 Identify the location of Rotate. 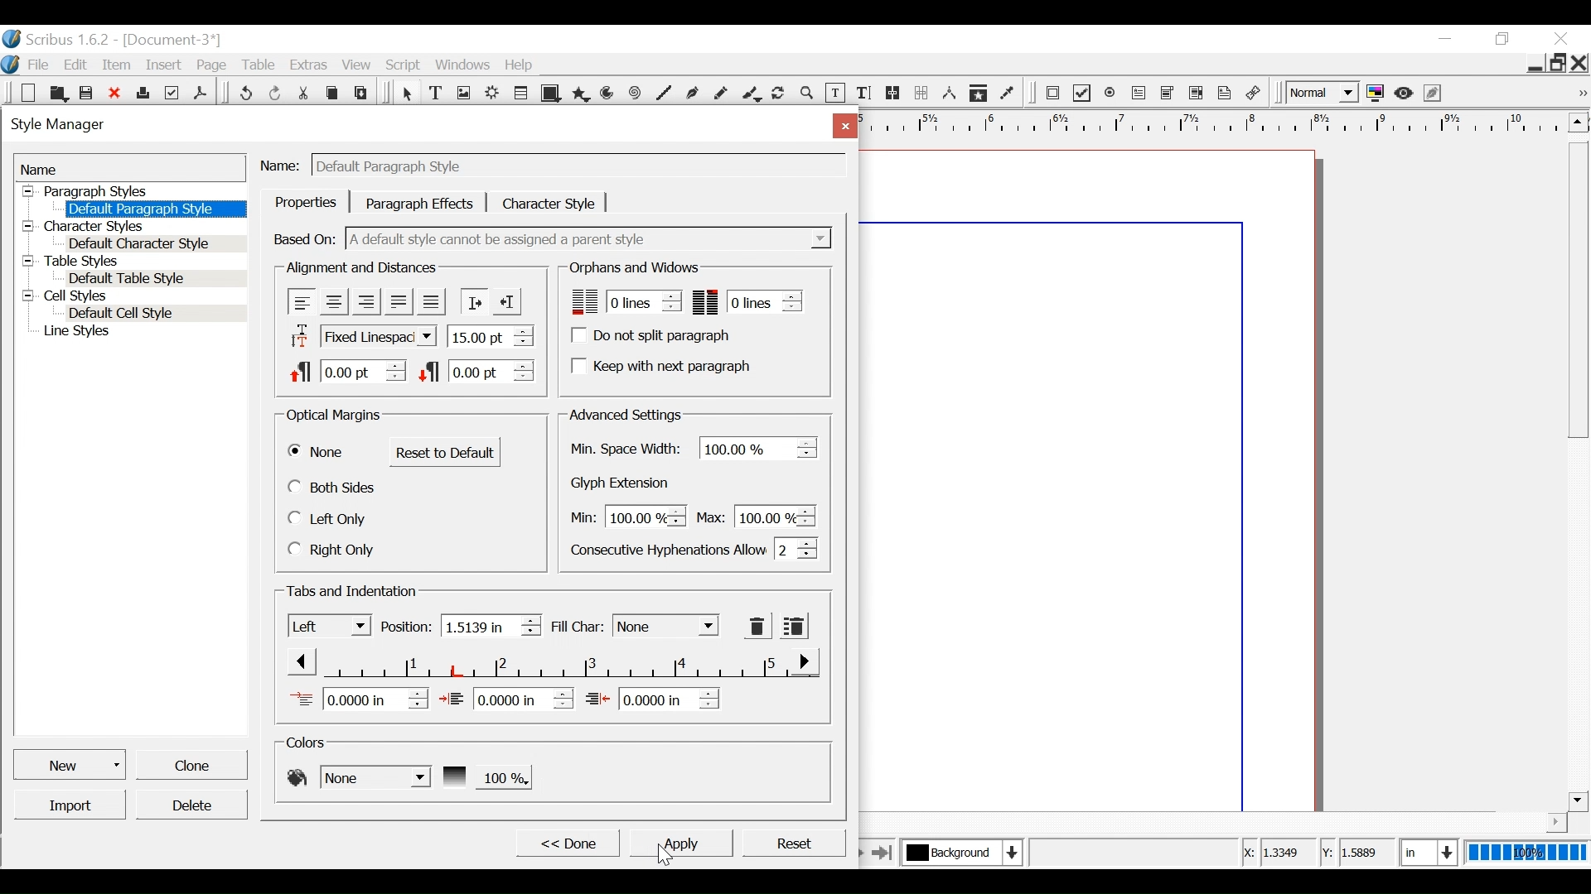
(779, 94).